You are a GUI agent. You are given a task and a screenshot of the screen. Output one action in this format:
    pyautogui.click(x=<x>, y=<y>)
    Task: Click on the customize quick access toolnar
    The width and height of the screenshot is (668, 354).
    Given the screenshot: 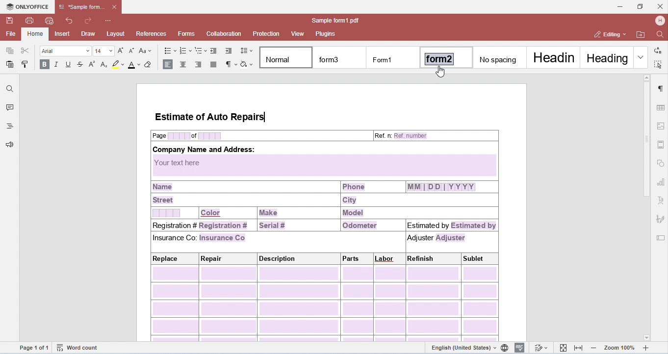 What is the action you would take?
    pyautogui.click(x=109, y=20)
    